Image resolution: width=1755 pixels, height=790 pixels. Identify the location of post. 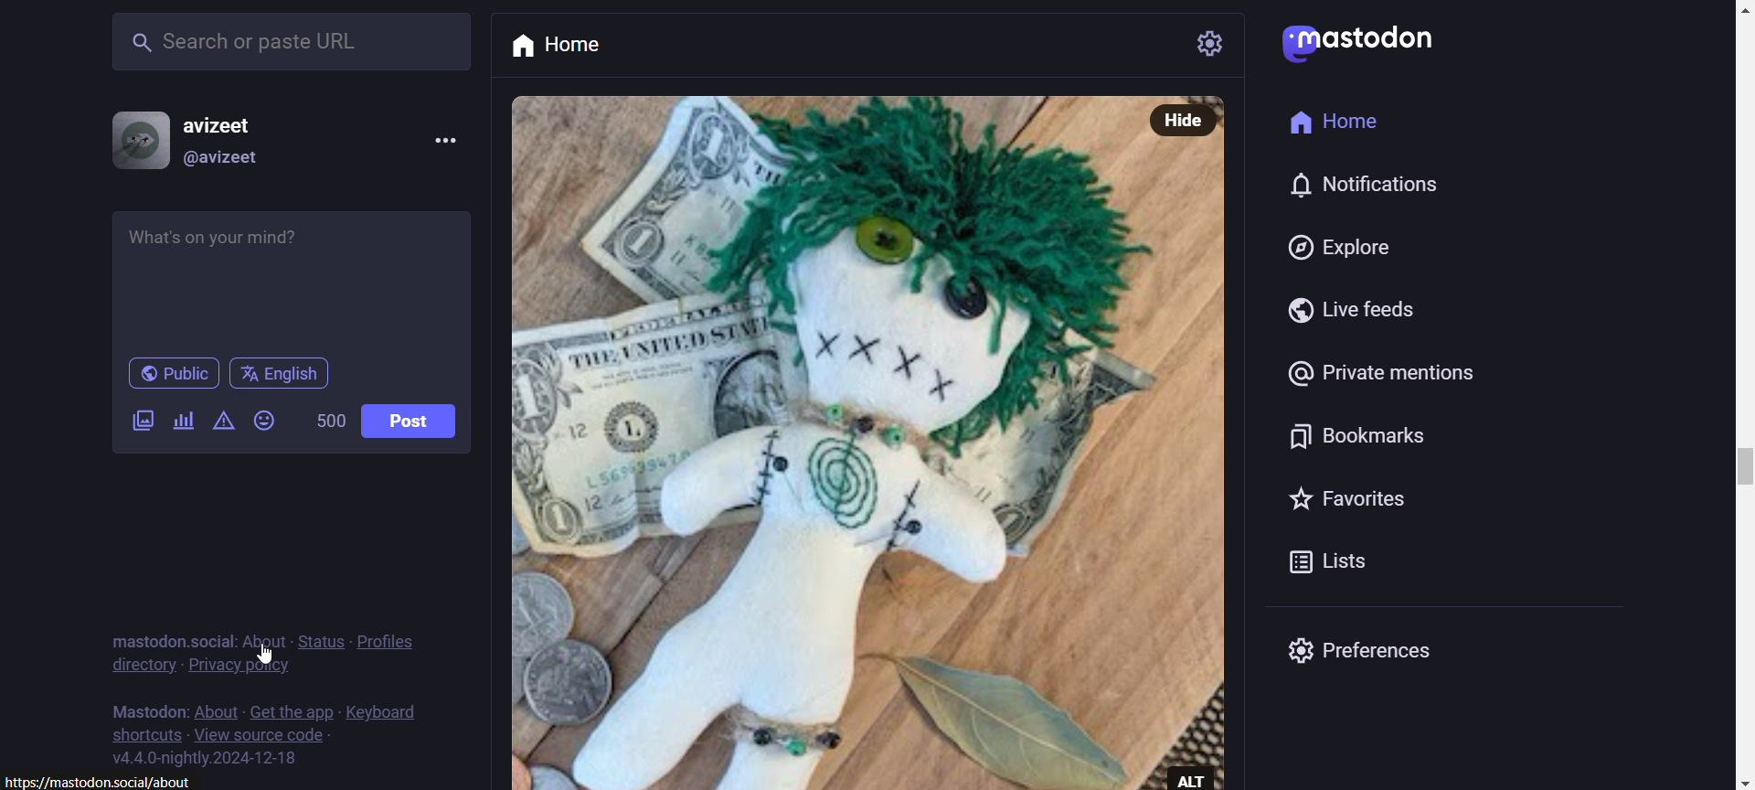
(408, 422).